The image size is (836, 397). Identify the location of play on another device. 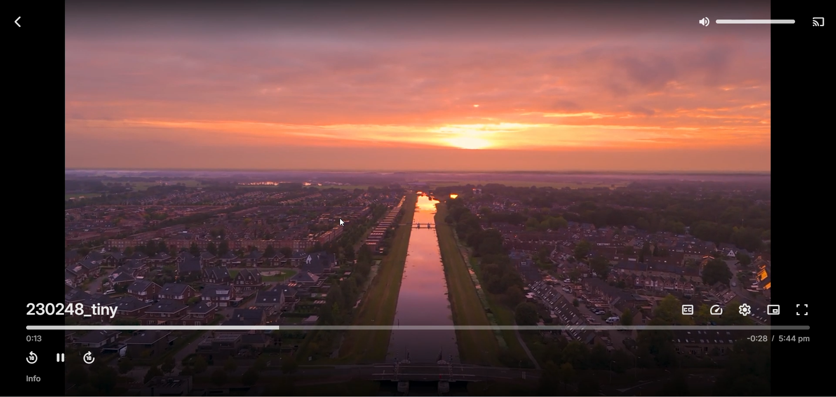
(819, 21).